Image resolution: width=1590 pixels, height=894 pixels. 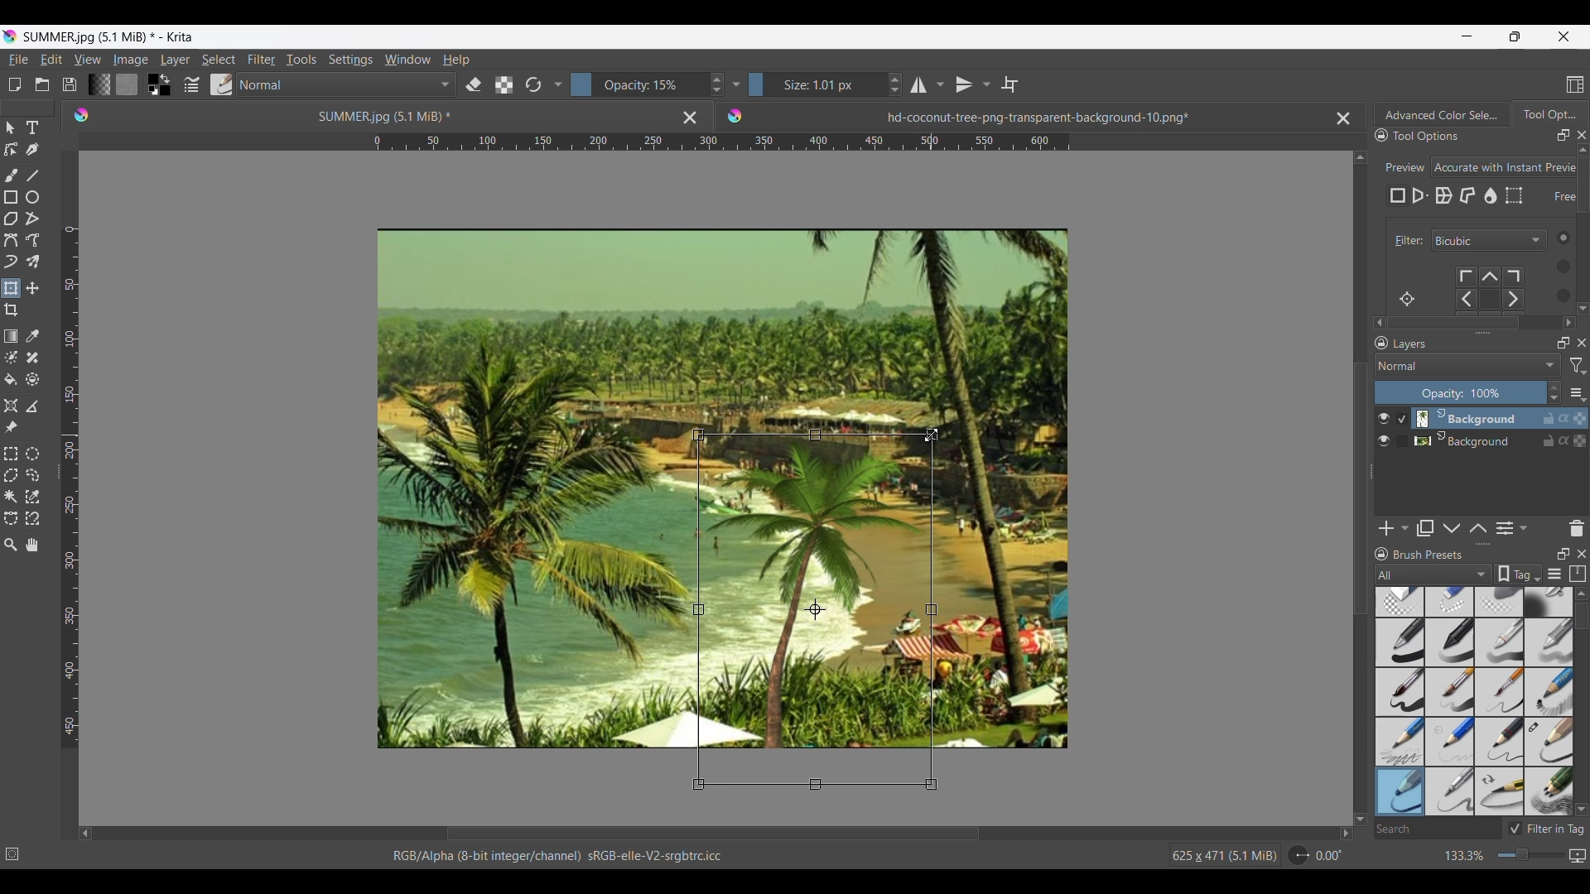 I want to click on basic 3-flow, so click(x=1500, y=642).